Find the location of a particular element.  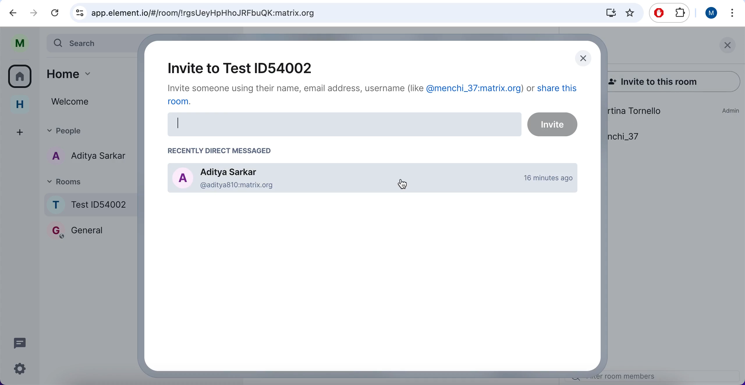

welcome is located at coordinates (91, 101).